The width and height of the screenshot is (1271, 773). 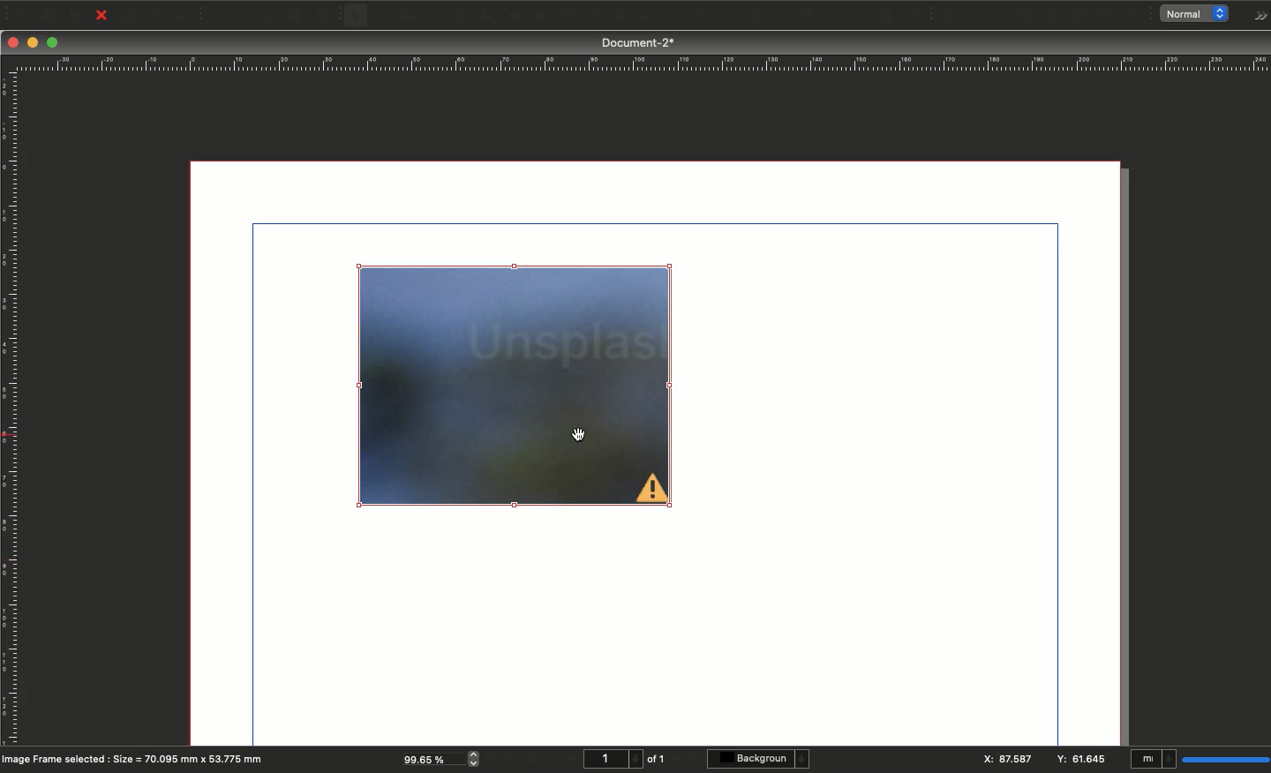 I want to click on Preflight verifier, so click(x=156, y=19).